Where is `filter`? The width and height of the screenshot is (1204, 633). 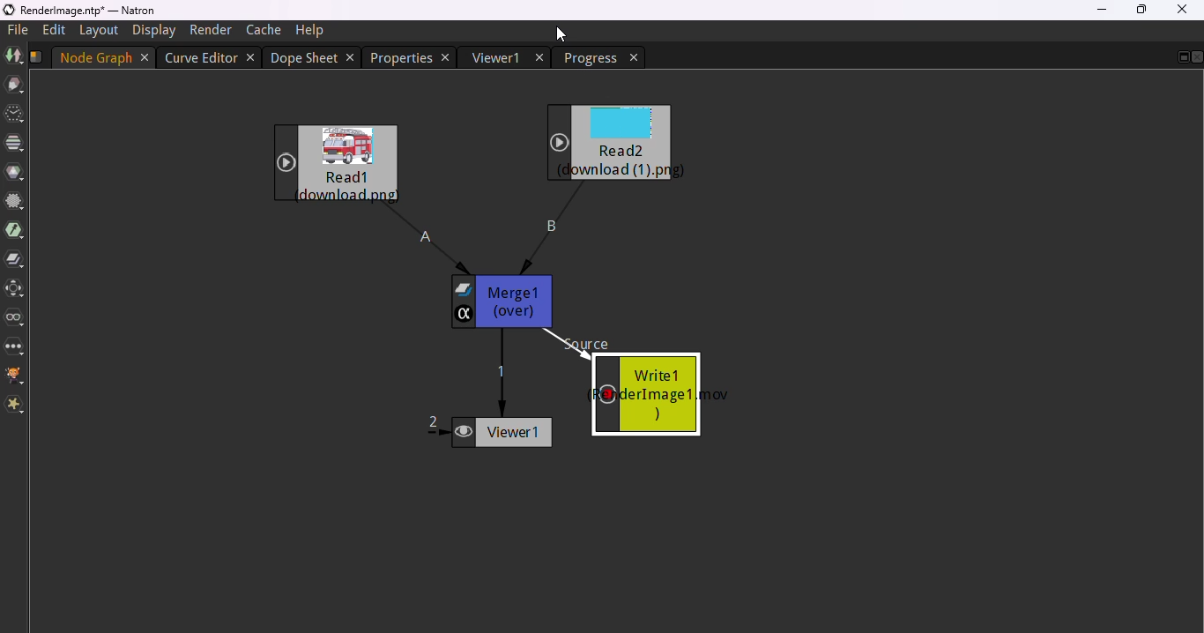 filter is located at coordinates (15, 201).